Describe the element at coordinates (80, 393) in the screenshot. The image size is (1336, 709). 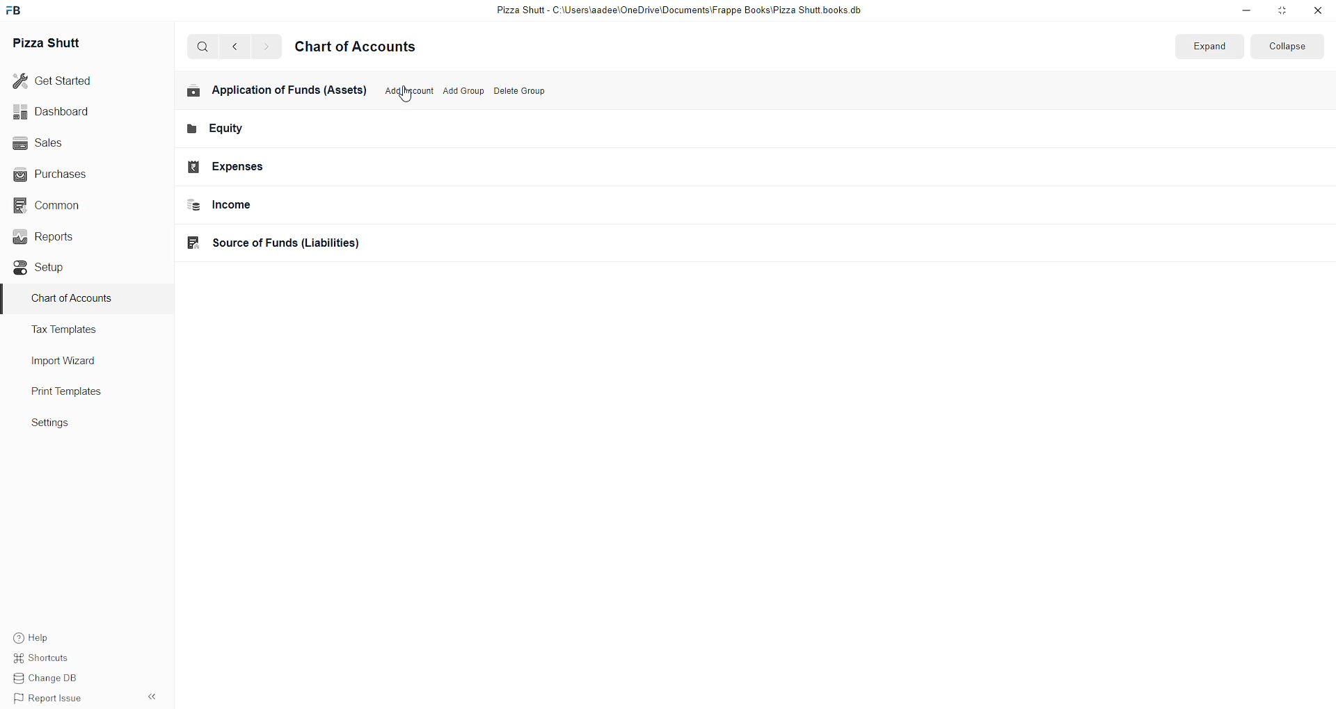
I see `Print Templates ` at that location.